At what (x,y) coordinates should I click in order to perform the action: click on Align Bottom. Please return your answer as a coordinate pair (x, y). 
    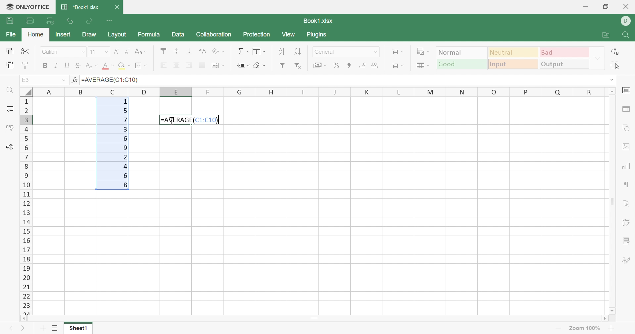
    Looking at the image, I should click on (190, 53).